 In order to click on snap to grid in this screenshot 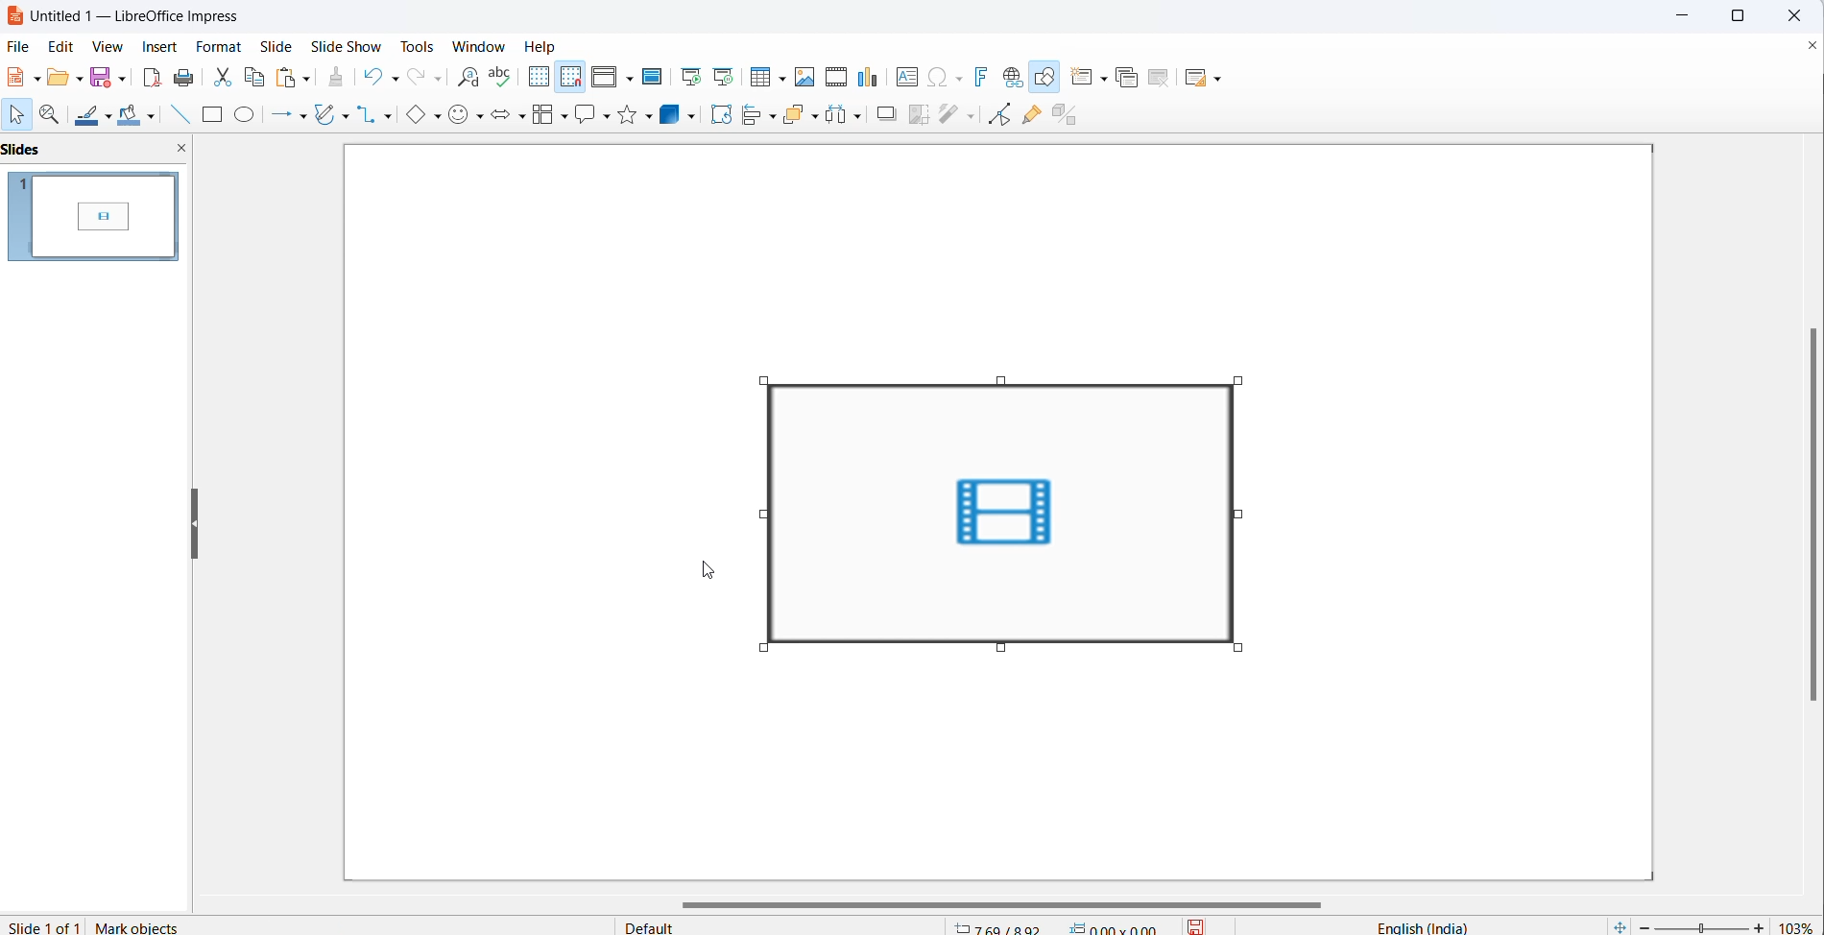, I will do `click(572, 78)`.